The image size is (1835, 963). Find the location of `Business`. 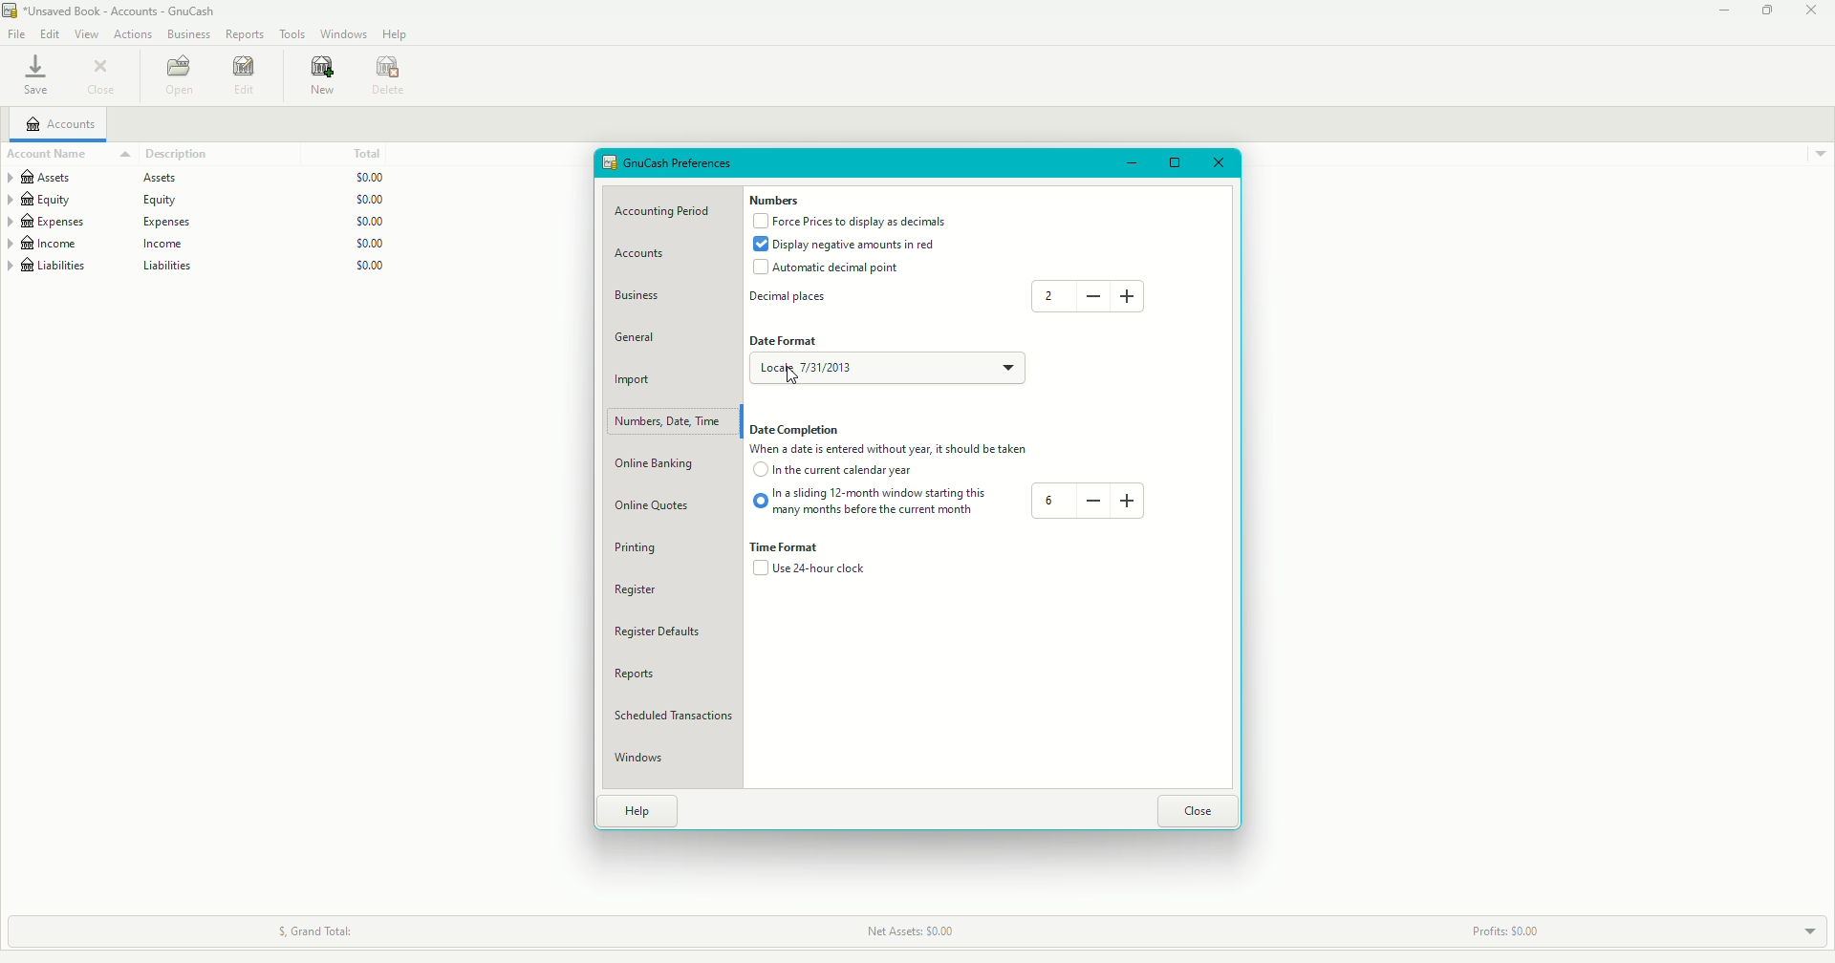

Business is located at coordinates (188, 34).